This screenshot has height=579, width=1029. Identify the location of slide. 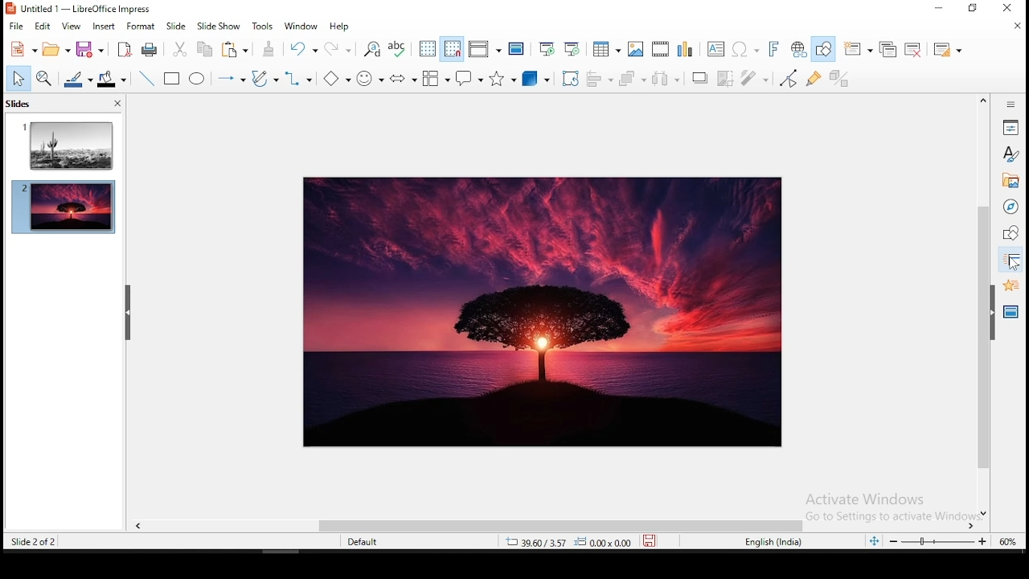
(176, 26).